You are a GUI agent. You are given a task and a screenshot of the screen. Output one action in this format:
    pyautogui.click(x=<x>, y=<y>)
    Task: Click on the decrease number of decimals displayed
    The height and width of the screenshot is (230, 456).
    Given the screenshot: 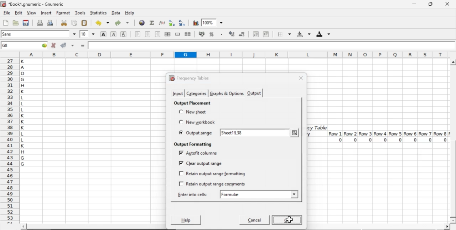 What is the action you would take?
    pyautogui.click(x=232, y=34)
    